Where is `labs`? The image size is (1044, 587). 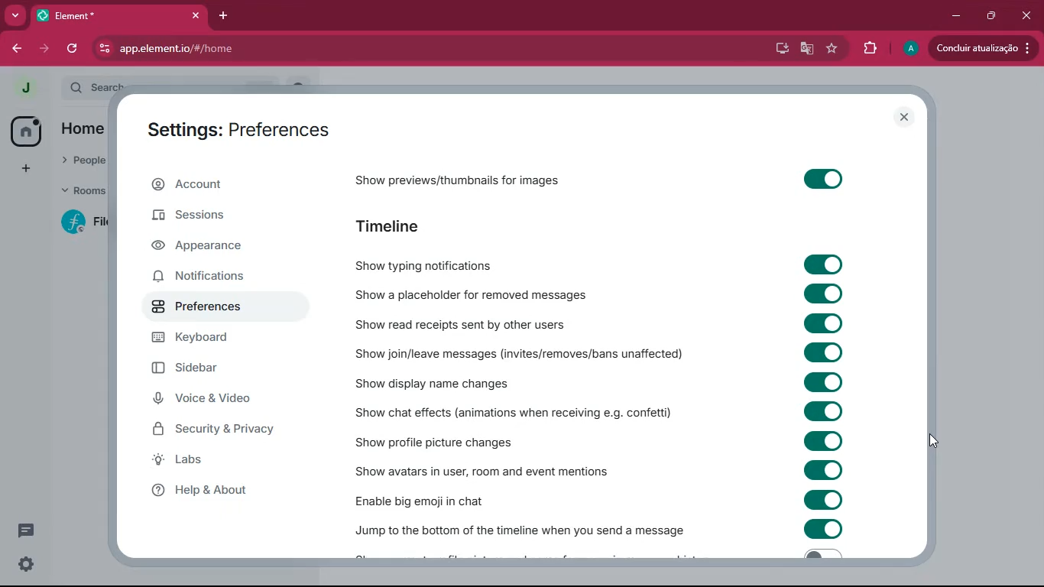
labs is located at coordinates (232, 463).